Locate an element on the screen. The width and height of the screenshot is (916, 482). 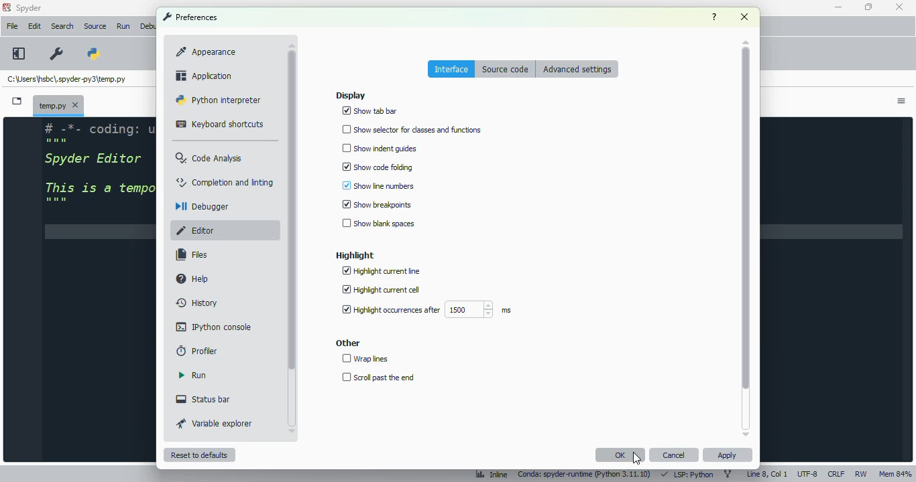
show breakpoints is located at coordinates (377, 204).